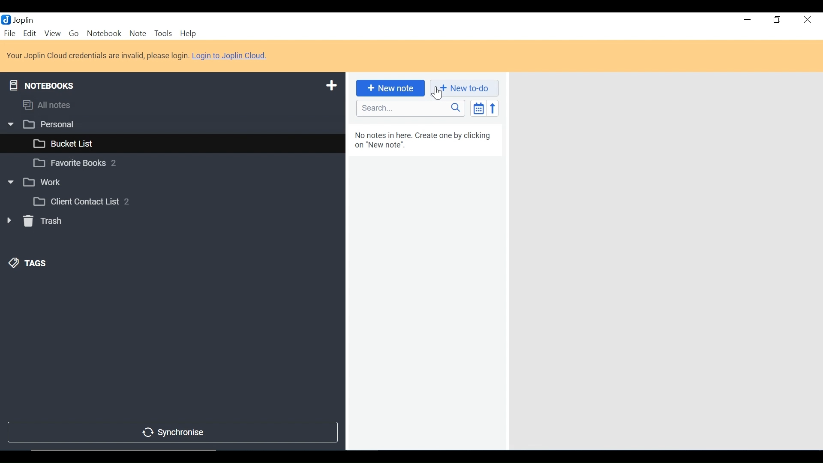  Describe the element at coordinates (138, 56) in the screenshot. I see `Login to Joplin Cloud` at that location.